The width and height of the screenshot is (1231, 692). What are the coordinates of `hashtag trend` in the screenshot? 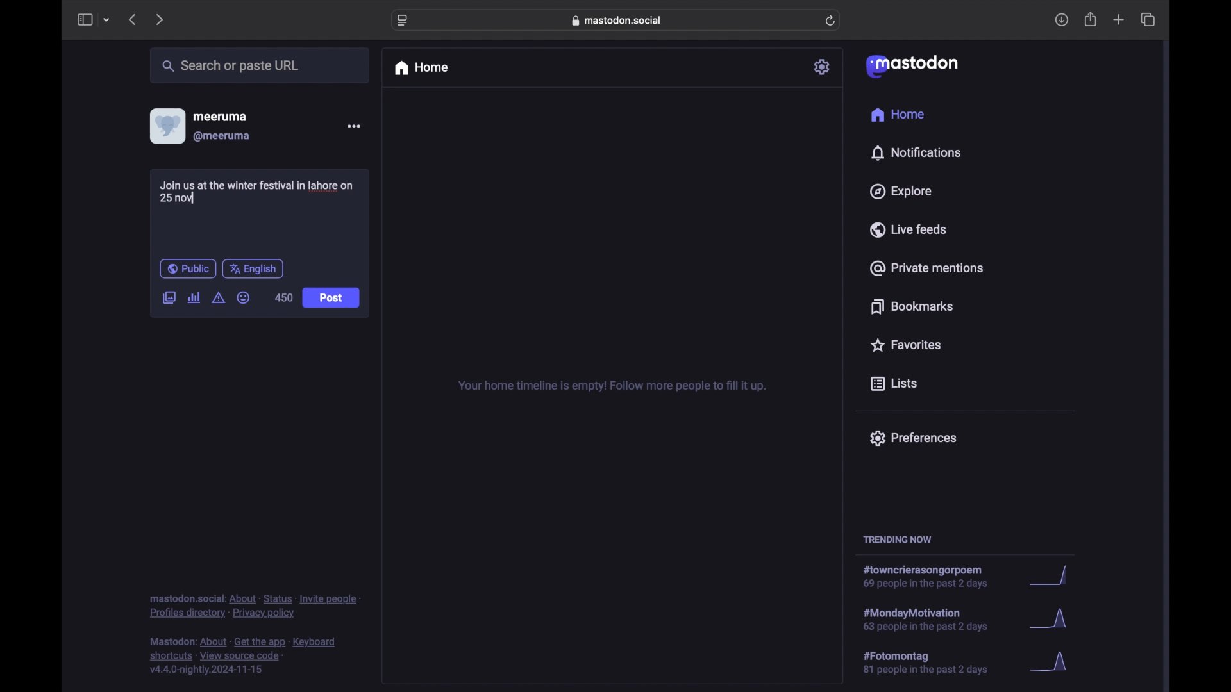 It's located at (932, 577).